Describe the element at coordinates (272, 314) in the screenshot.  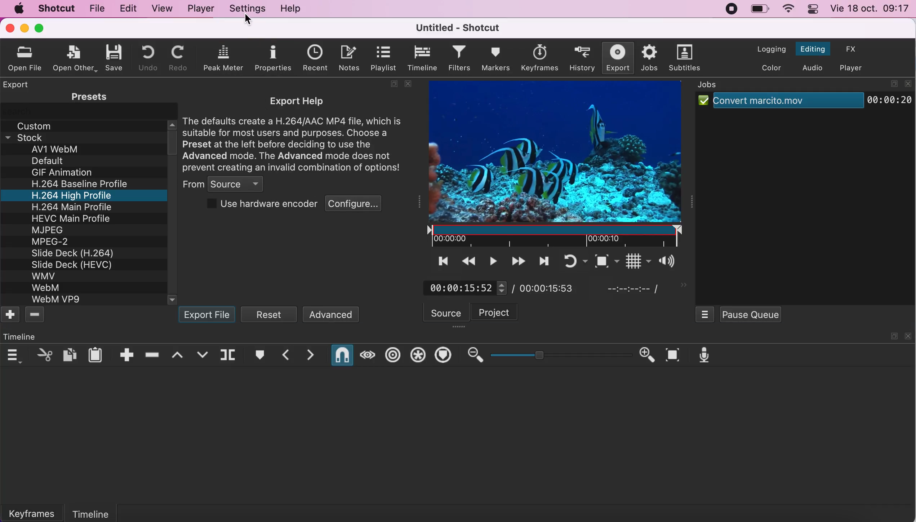
I see `reset` at that location.